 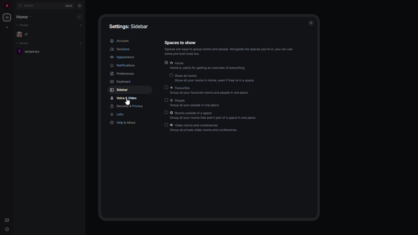 I want to click on disabled, so click(x=166, y=125).